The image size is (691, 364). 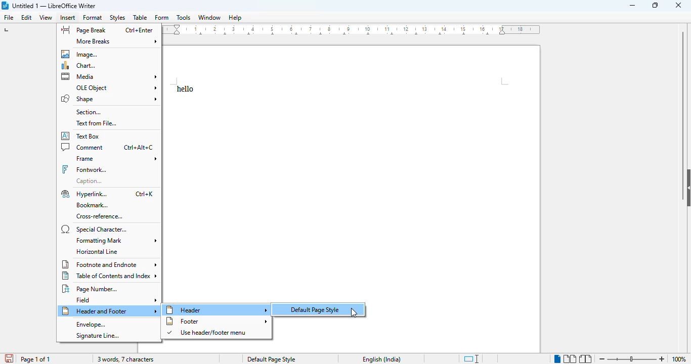 What do you see at coordinates (162, 17) in the screenshot?
I see `form` at bounding box center [162, 17].